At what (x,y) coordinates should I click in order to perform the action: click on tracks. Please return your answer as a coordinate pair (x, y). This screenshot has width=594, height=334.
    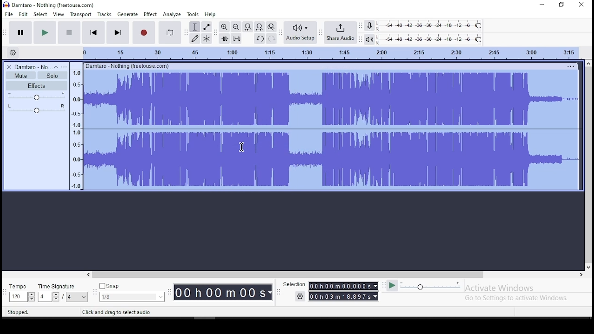
    Looking at the image, I should click on (104, 14).